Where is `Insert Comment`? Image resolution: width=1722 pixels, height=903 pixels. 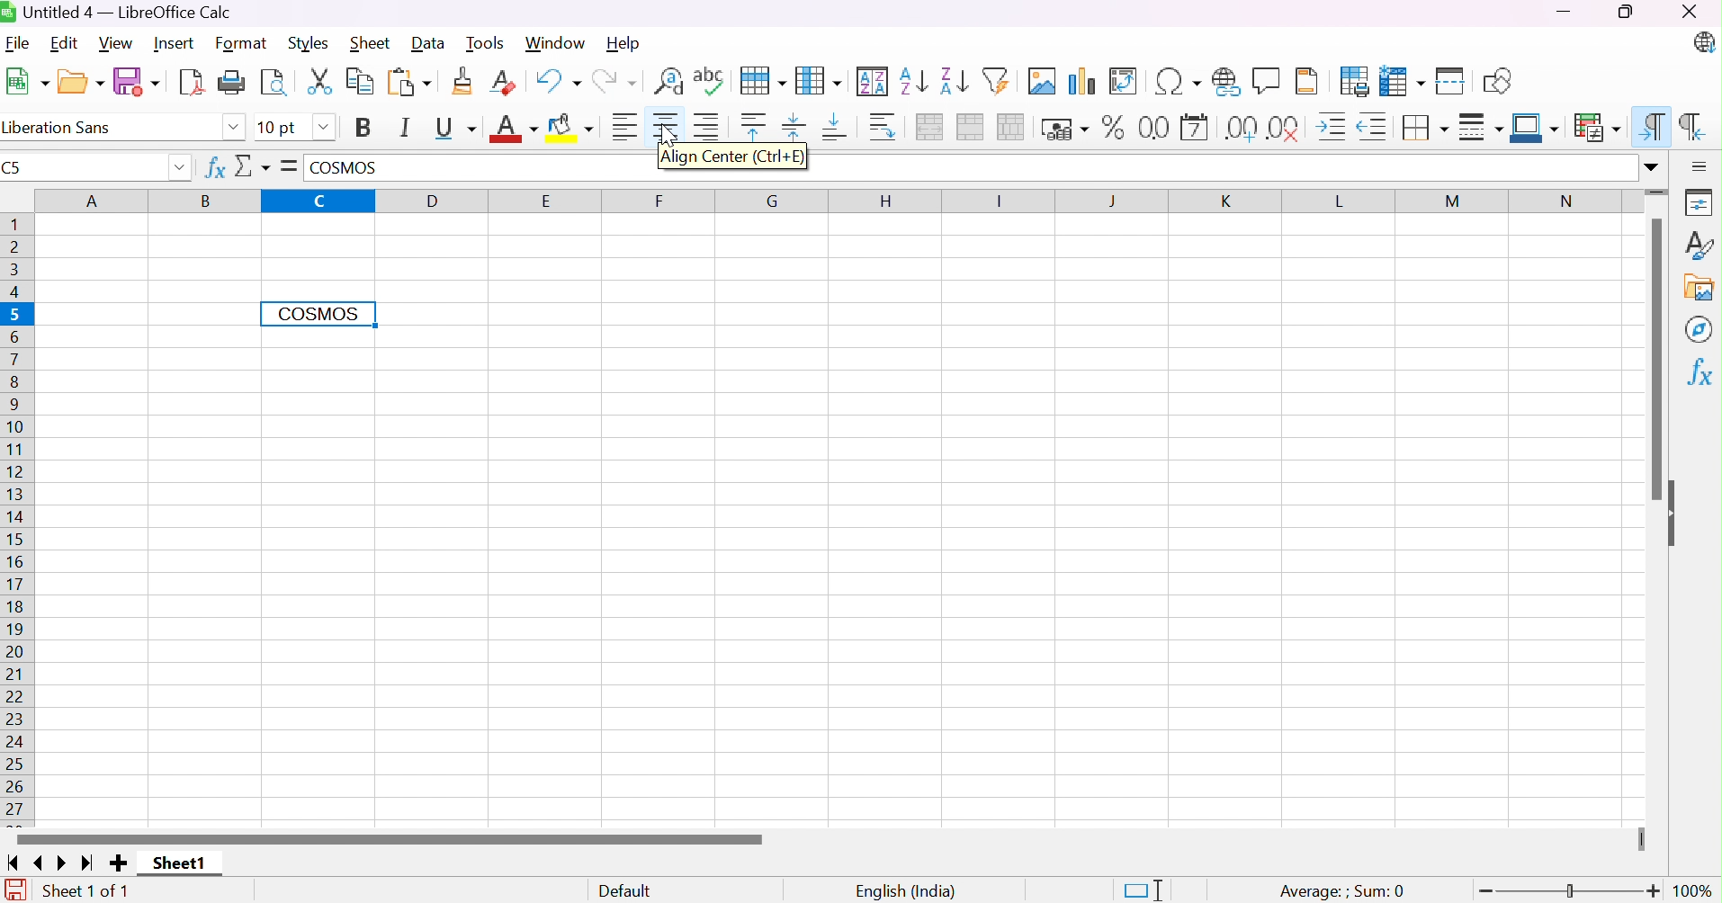
Insert Comment is located at coordinates (1265, 81).